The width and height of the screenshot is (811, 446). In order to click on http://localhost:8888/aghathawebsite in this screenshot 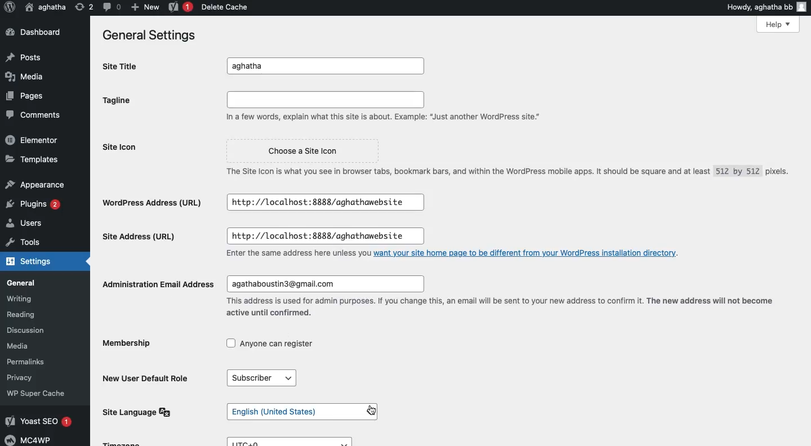, I will do `click(320, 237)`.